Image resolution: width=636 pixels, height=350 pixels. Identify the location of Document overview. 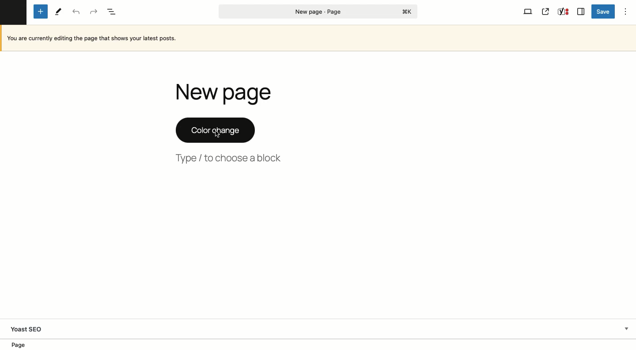
(113, 12).